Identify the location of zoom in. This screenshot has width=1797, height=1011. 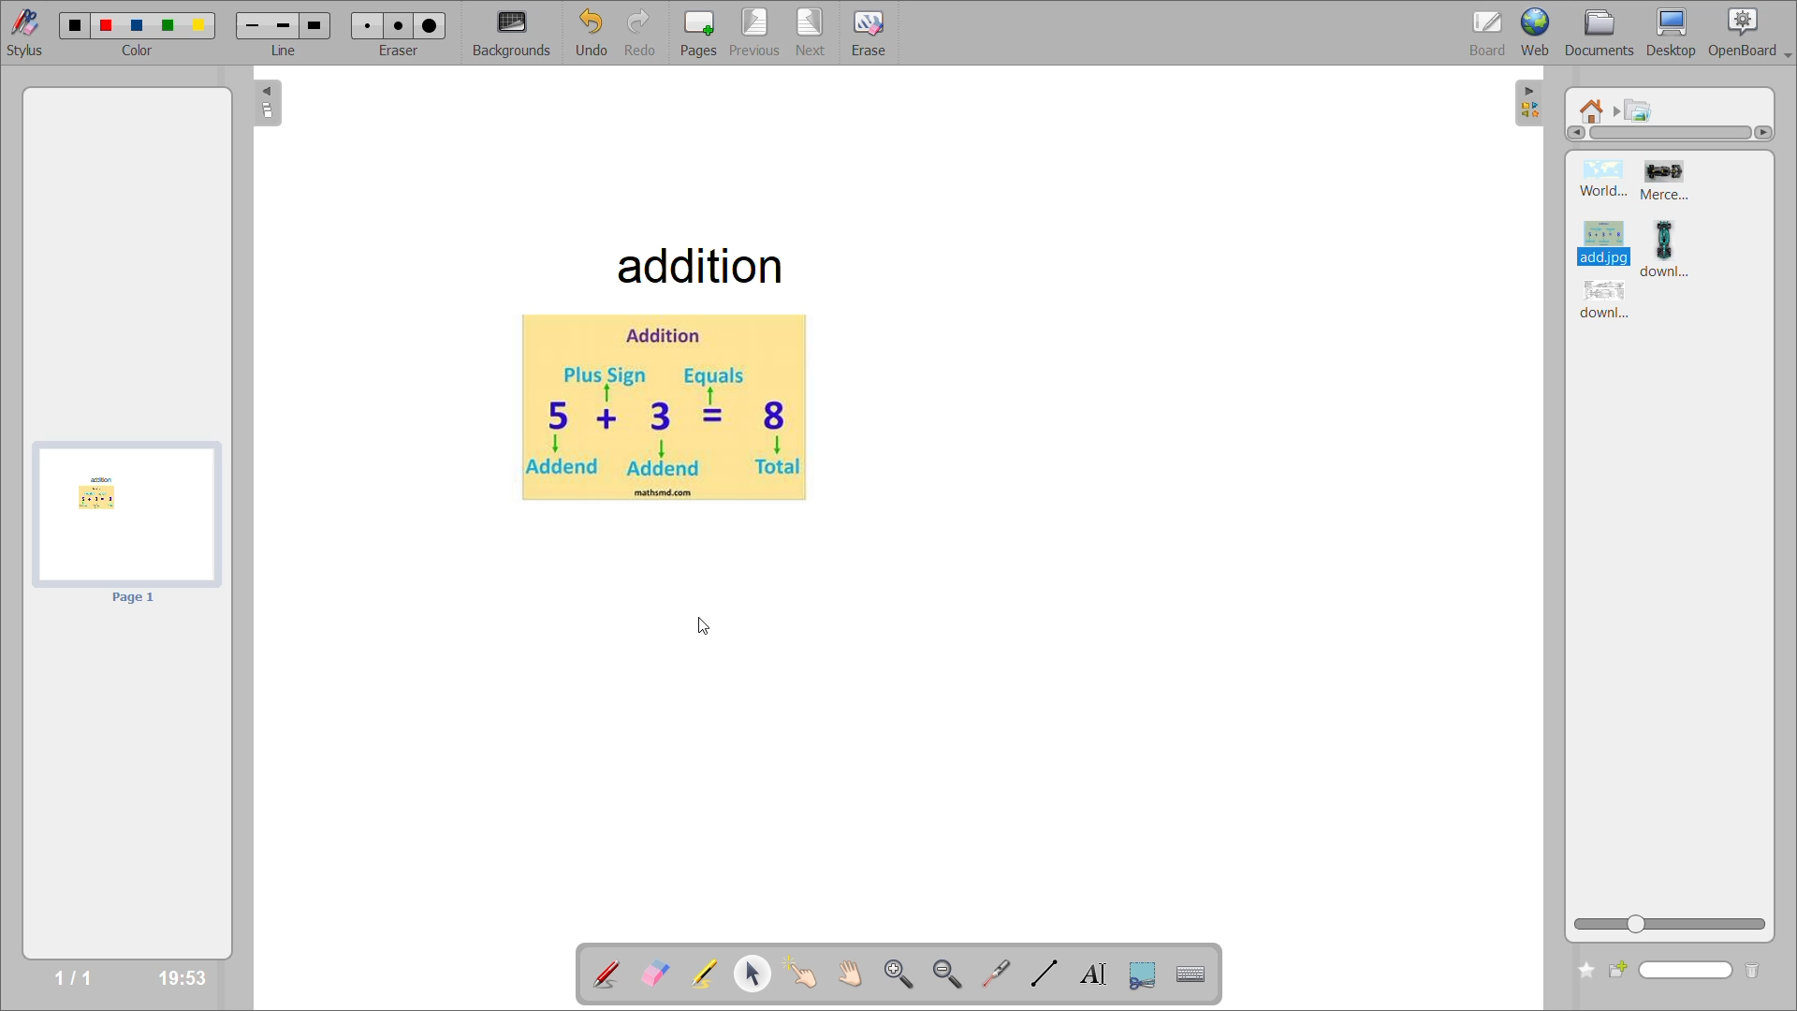
(899, 972).